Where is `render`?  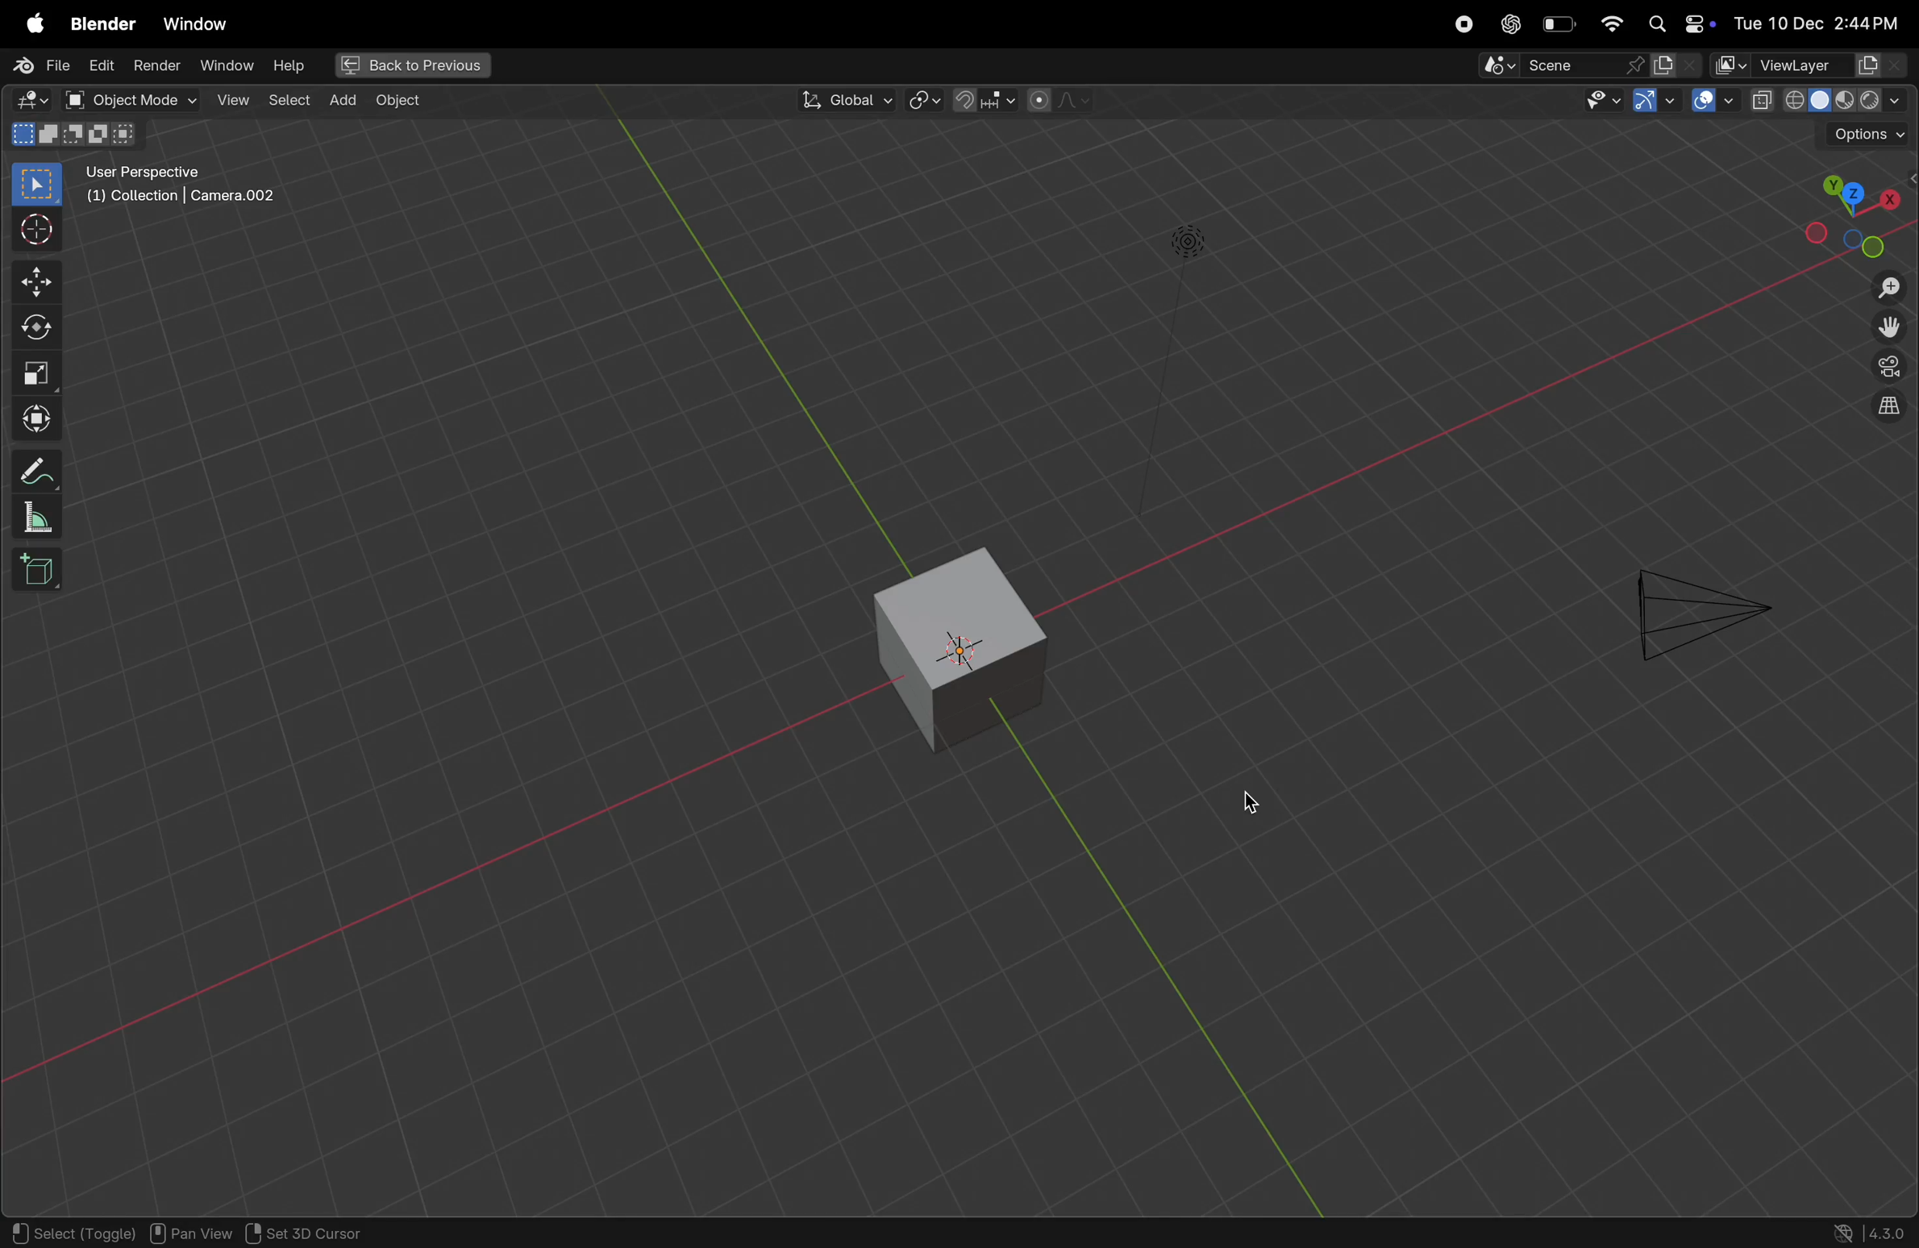
render is located at coordinates (156, 65).